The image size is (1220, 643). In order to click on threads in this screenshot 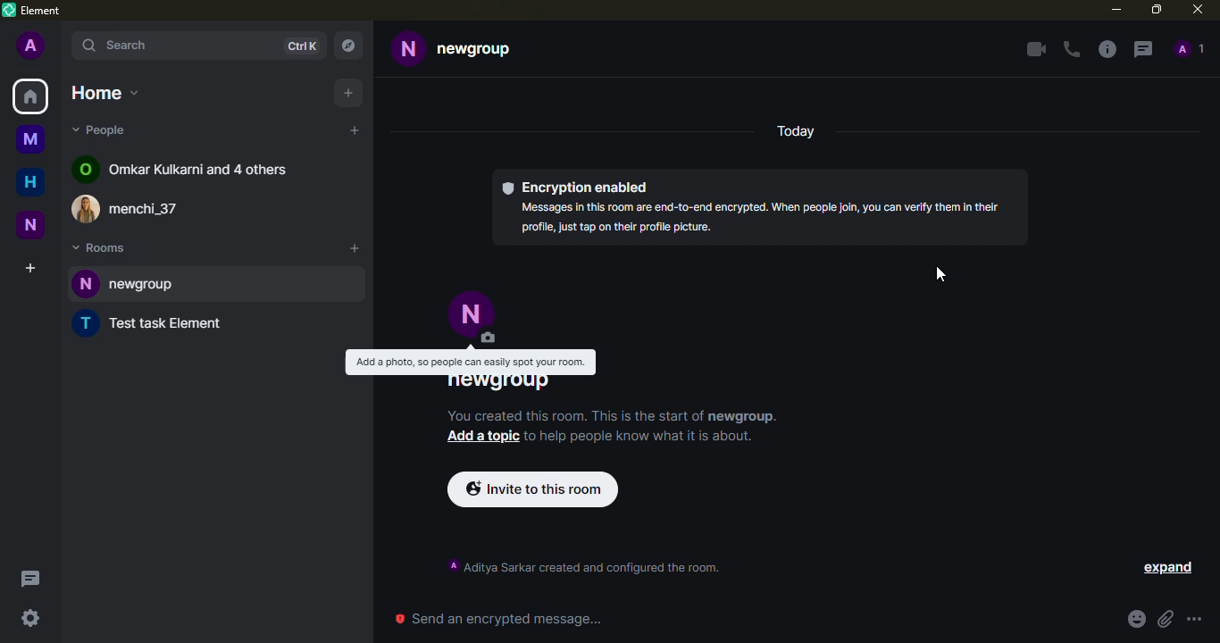, I will do `click(1143, 49)`.